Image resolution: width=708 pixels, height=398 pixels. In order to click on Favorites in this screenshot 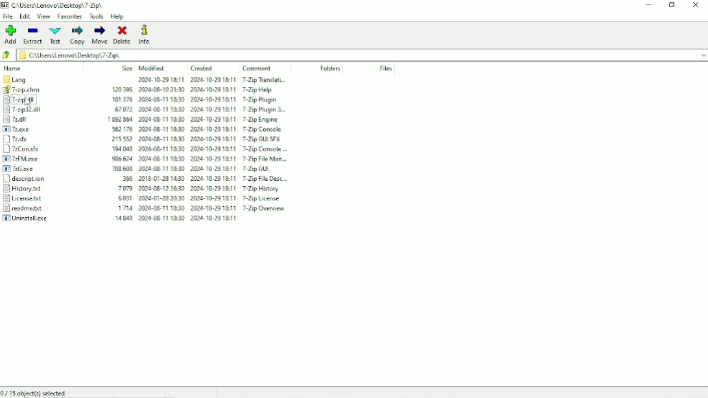, I will do `click(69, 16)`.